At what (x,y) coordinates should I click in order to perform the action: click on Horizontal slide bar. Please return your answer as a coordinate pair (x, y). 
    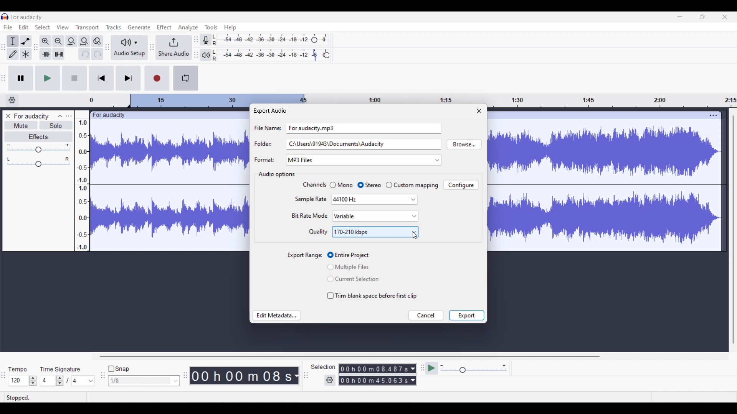
    Looking at the image, I should click on (349, 356).